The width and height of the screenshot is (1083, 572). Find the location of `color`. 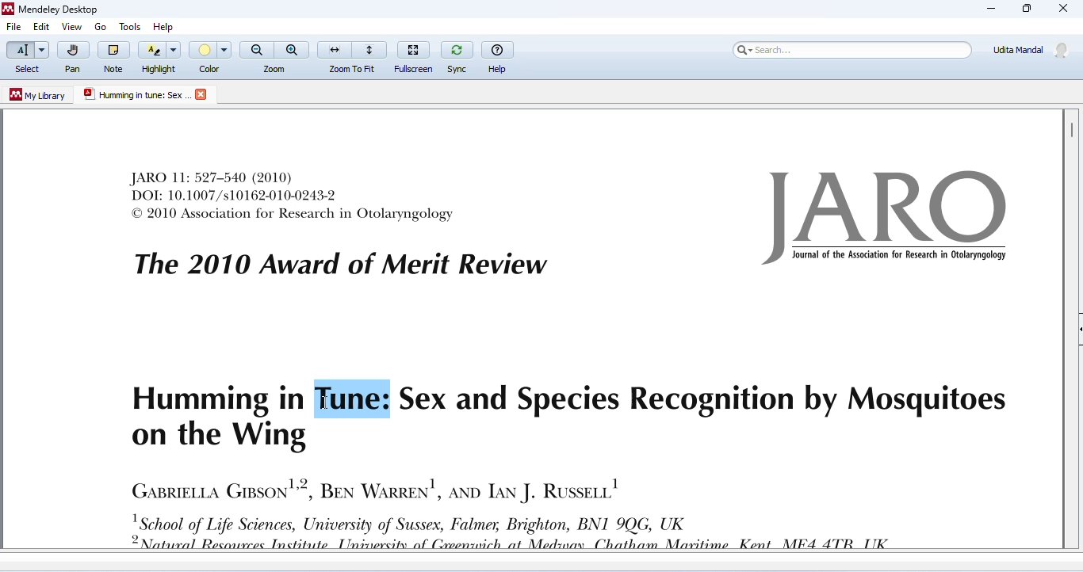

color is located at coordinates (212, 57).